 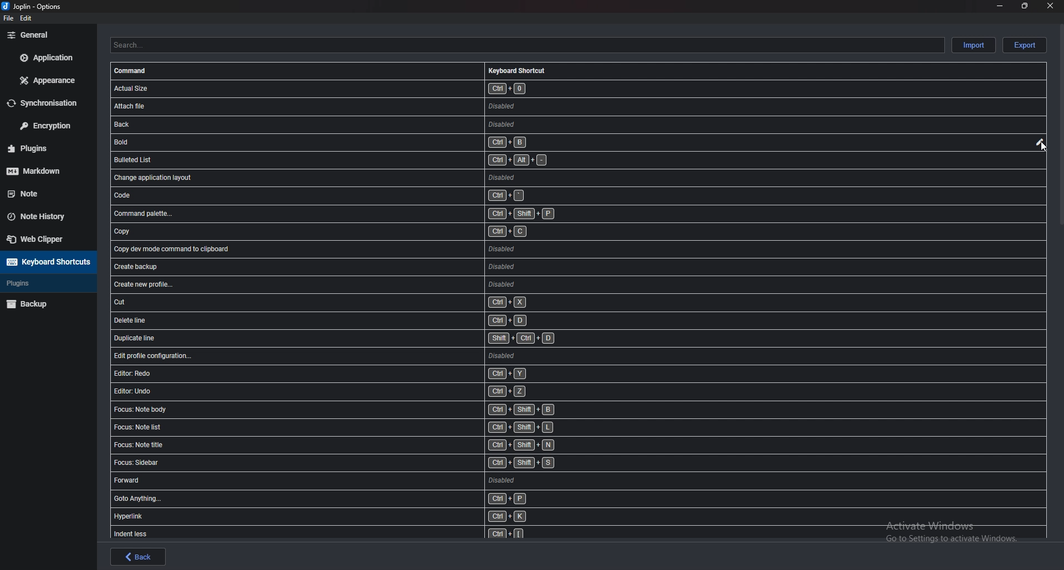 What do you see at coordinates (137, 556) in the screenshot?
I see `back` at bounding box center [137, 556].